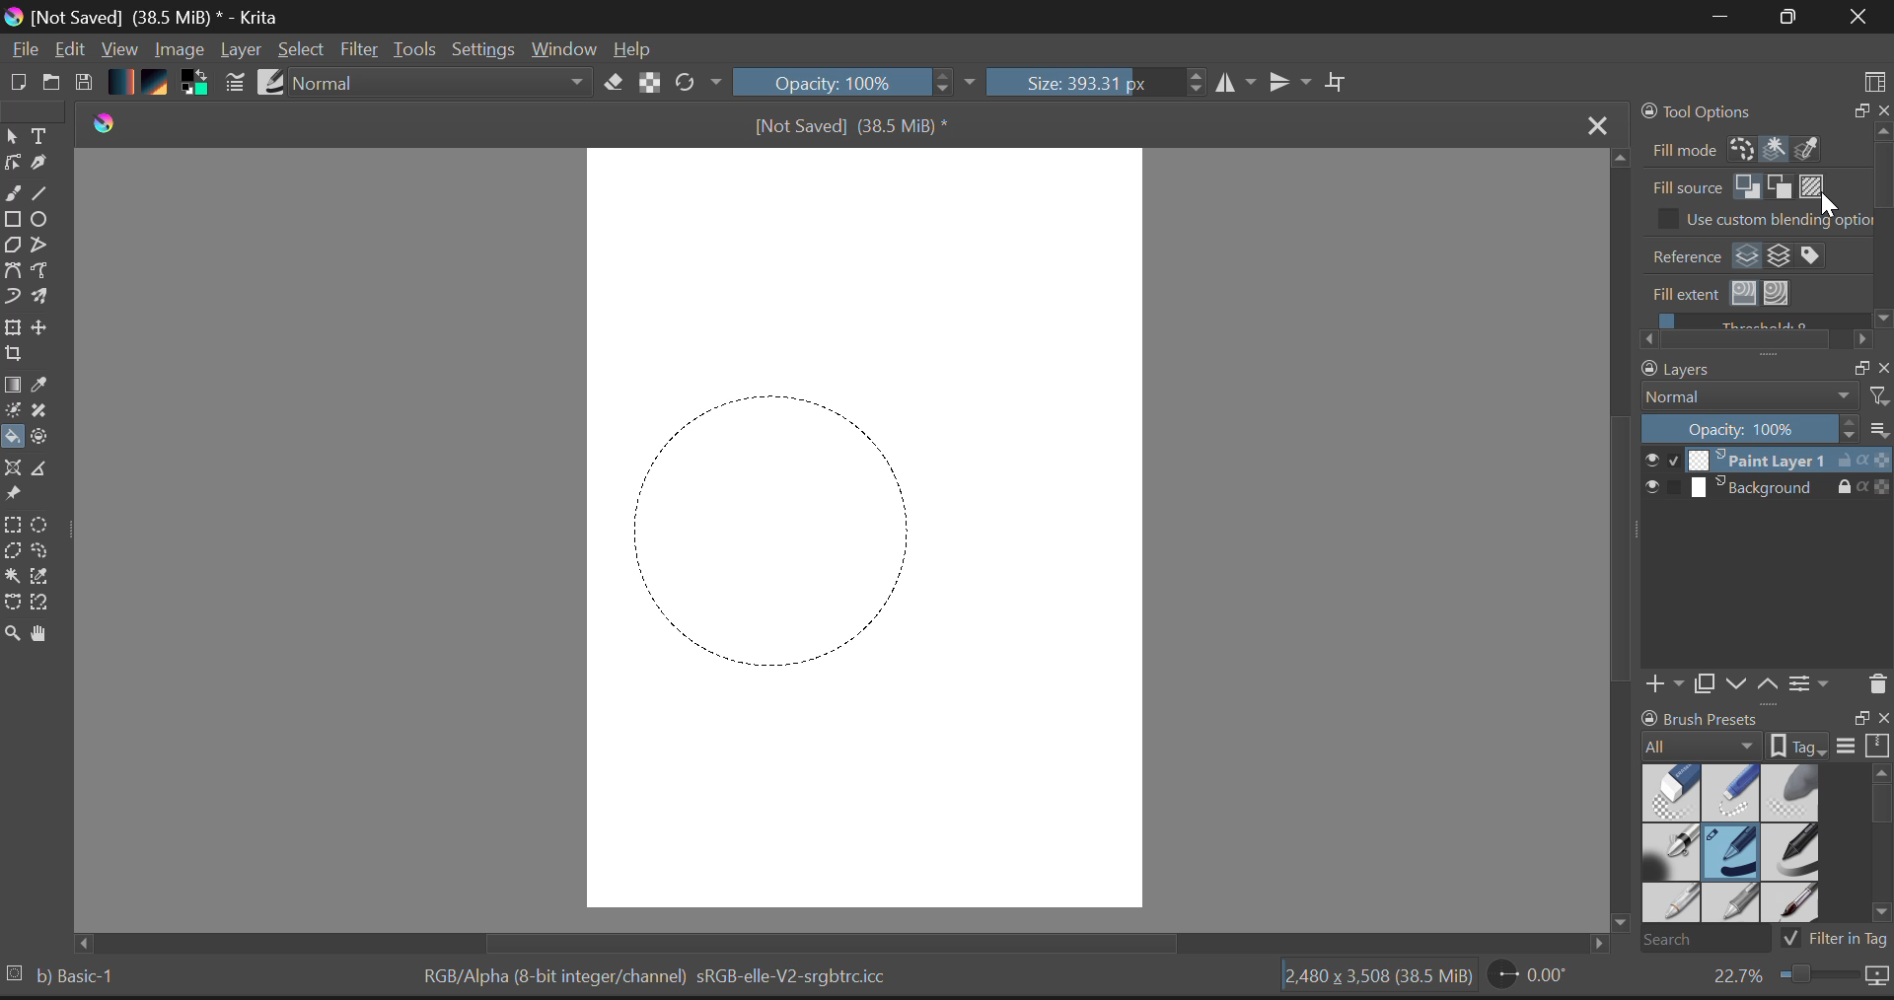 Image resolution: width=1894 pixels, height=1000 pixels. What do you see at coordinates (304, 50) in the screenshot?
I see `Select` at bounding box center [304, 50].